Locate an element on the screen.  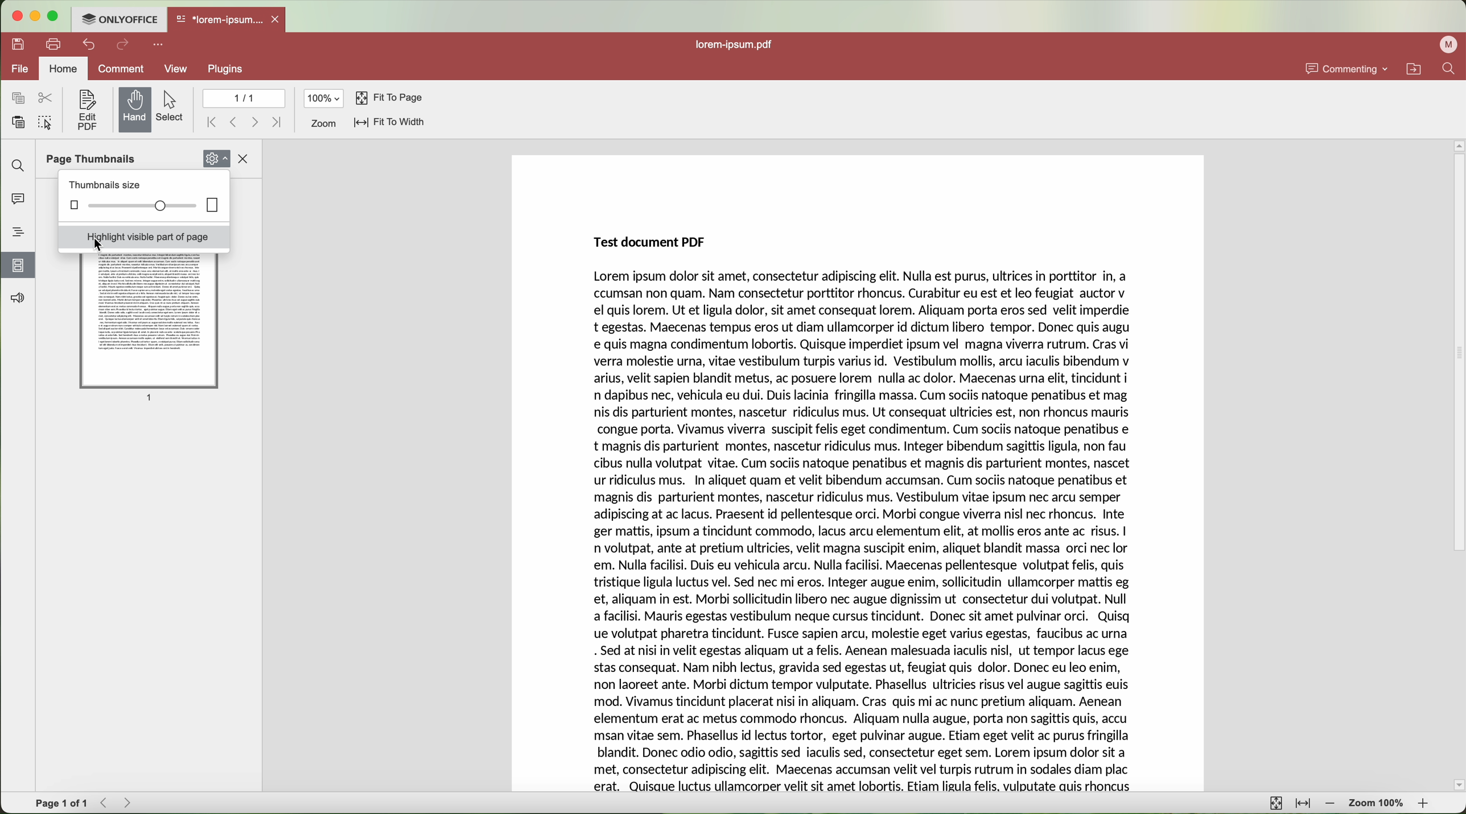
profile is located at coordinates (1448, 45).